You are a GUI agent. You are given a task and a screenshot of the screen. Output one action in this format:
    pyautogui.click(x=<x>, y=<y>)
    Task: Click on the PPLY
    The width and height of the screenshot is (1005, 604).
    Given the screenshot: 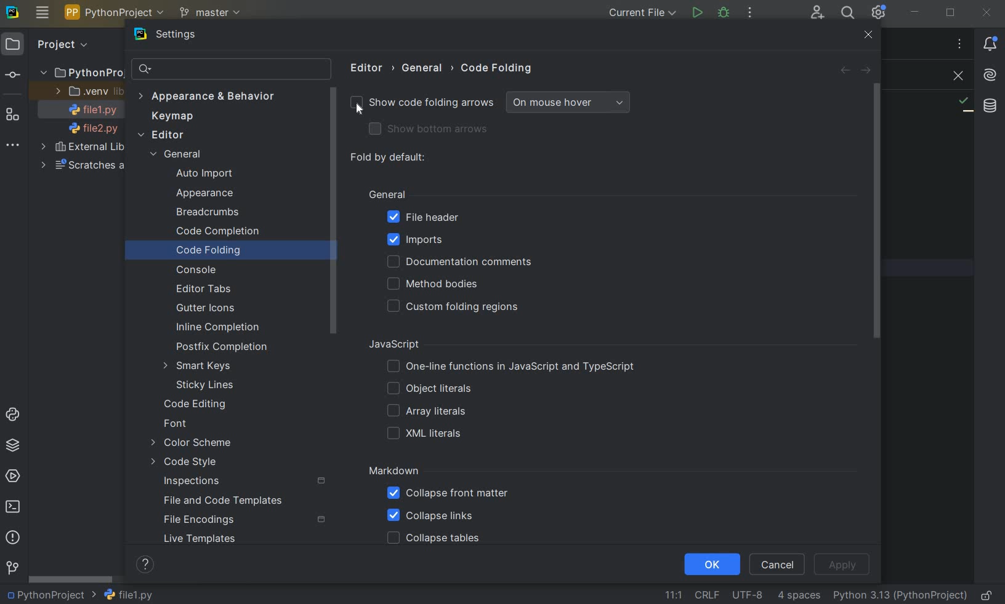 What is the action you would take?
    pyautogui.click(x=844, y=564)
    